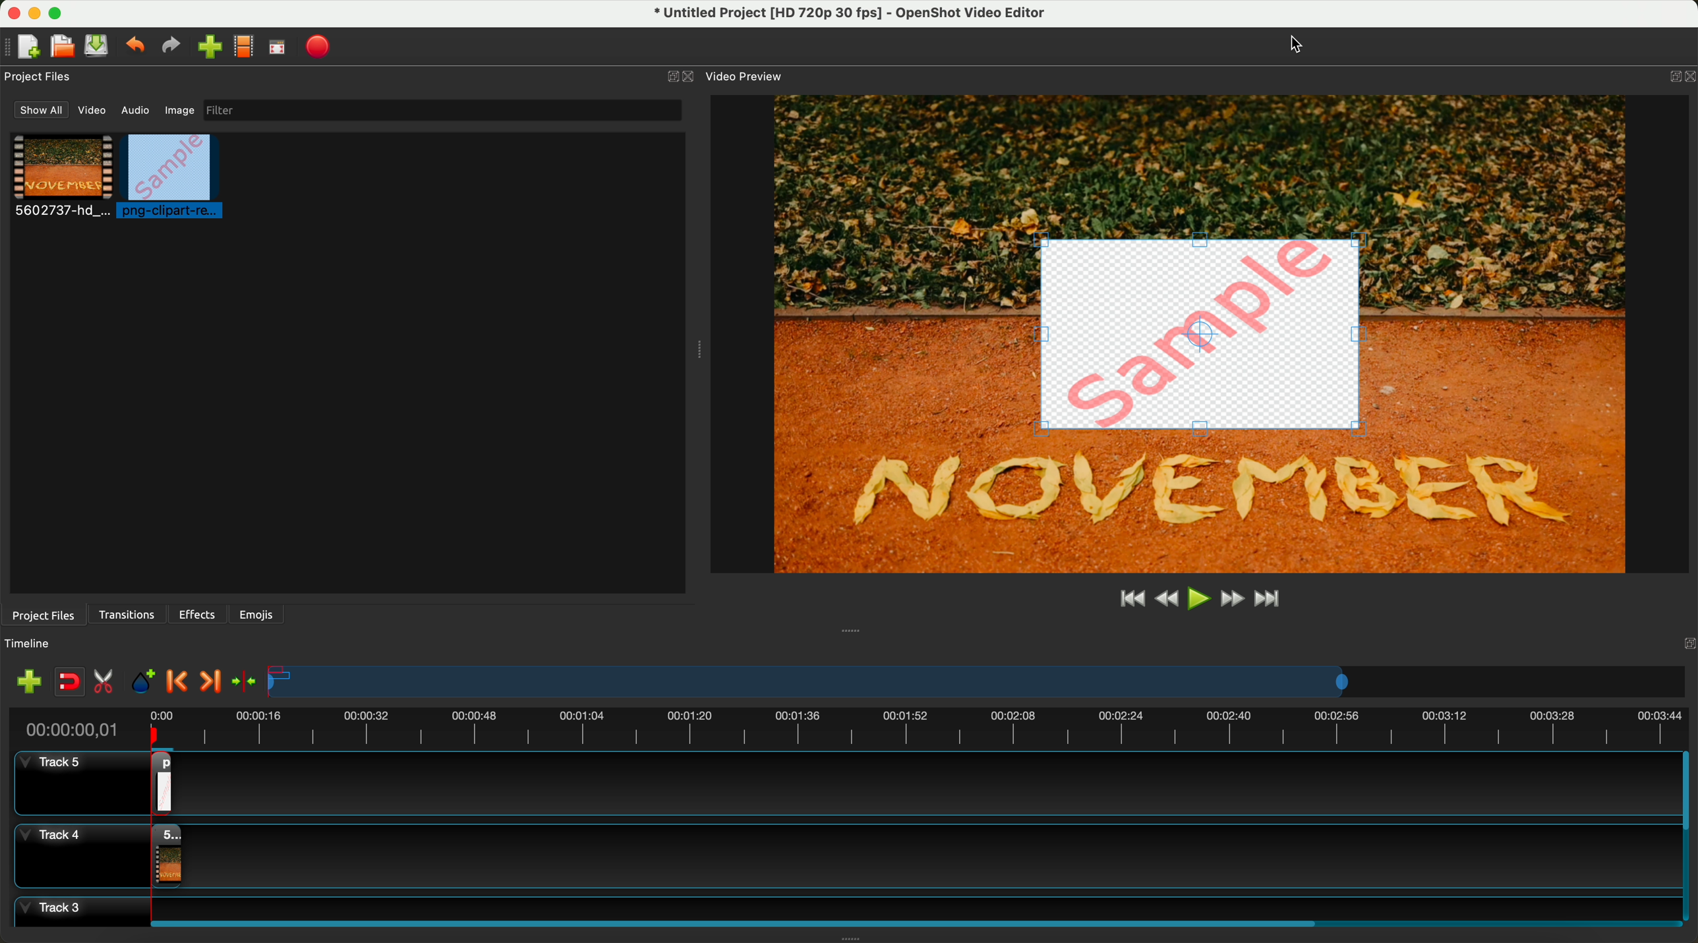 The height and width of the screenshot is (943, 1698). Describe the element at coordinates (1309, 43) in the screenshot. I see `Cursor` at that location.